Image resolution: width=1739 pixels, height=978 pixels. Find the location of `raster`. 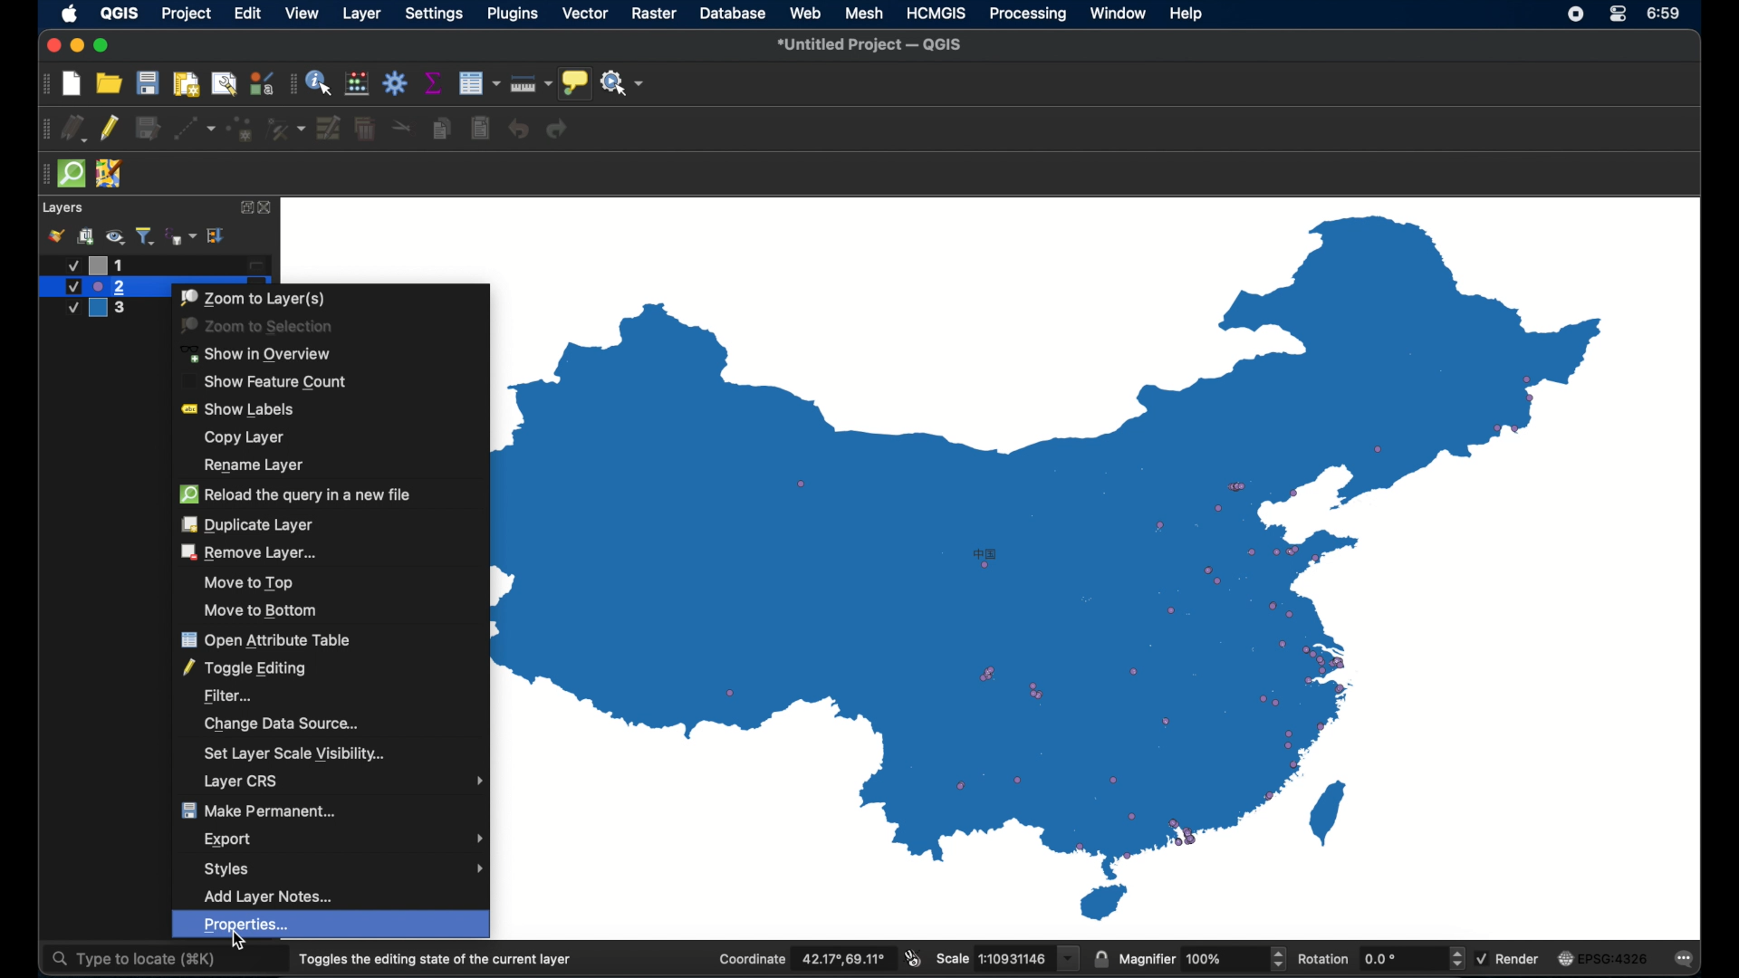

raster is located at coordinates (654, 14).